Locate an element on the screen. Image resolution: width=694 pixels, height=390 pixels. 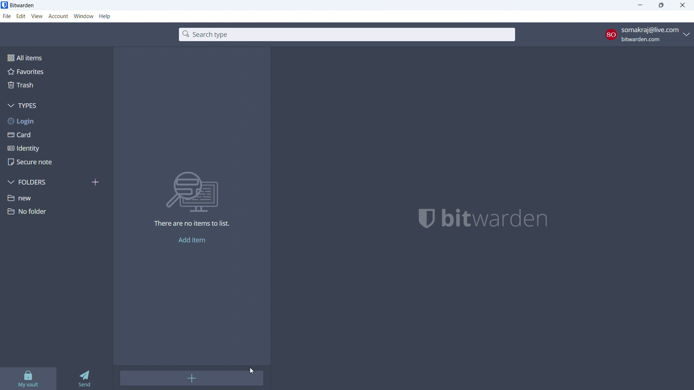
cursor is located at coordinates (252, 371).